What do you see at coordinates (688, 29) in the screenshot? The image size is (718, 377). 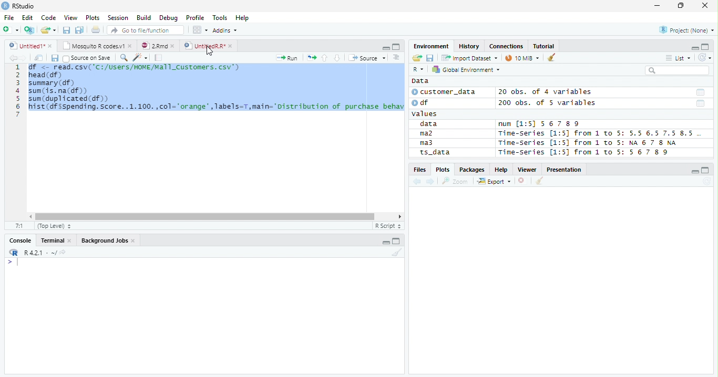 I see `Project (none)` at bounding box center [688, 29].